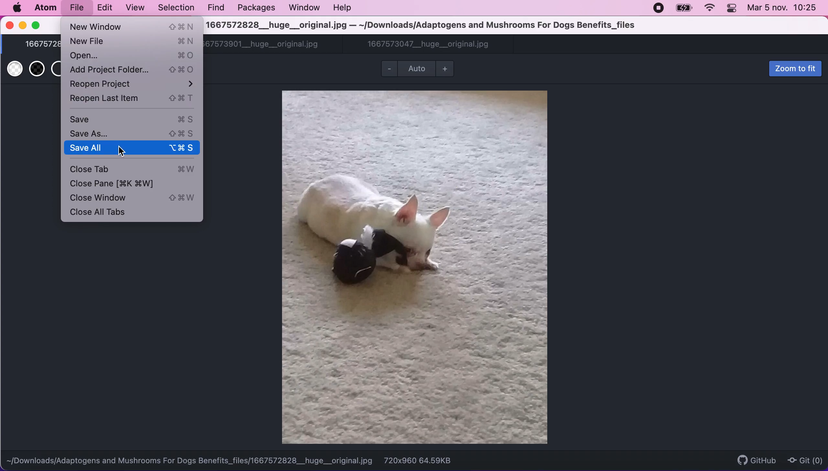  I want to click on view, so click(136, 8).